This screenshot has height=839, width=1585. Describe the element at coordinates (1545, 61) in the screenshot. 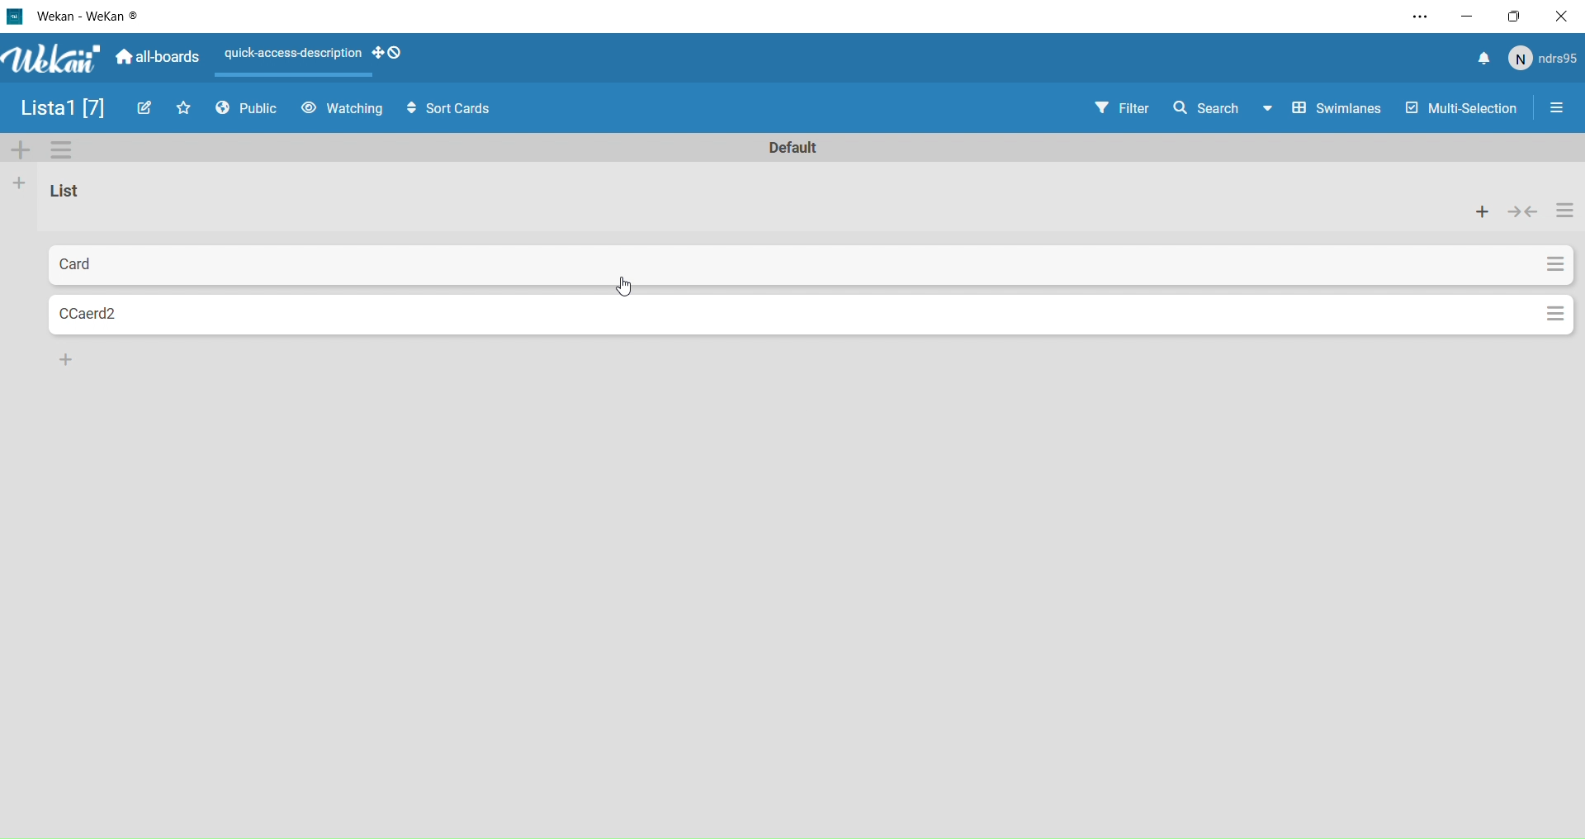

I see `User` at that location.